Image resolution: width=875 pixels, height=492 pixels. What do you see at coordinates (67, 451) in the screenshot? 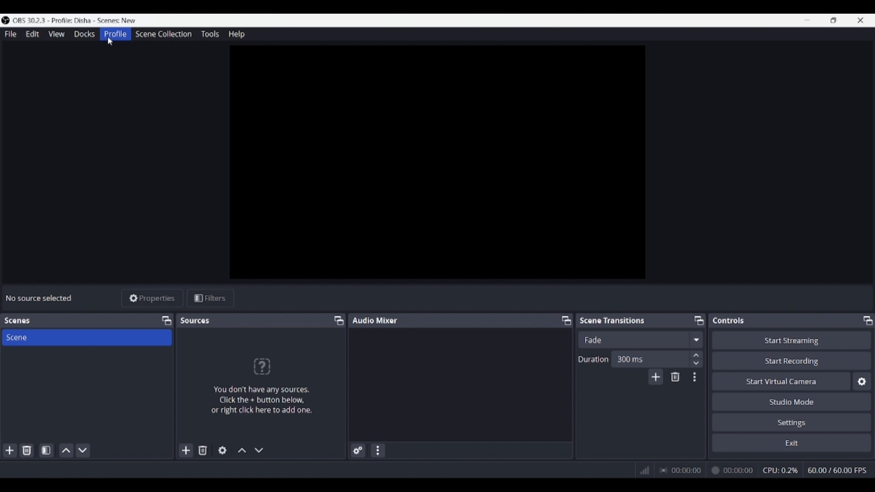
I see `Move scene up` at bounding box center [67, 451].